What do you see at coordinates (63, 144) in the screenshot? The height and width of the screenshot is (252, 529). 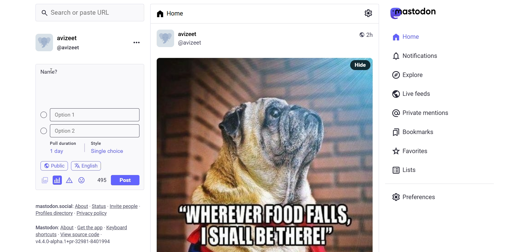 I see `duration` at bounding box center [63, 144].